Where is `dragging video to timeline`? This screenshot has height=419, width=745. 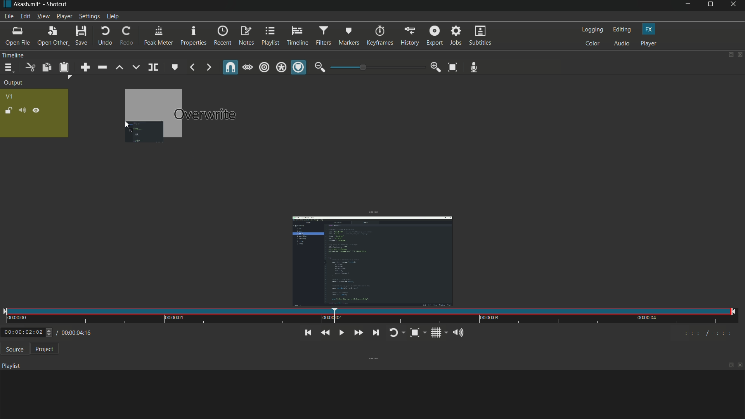 dragging video to timeline is located at coordinates (153, 115).